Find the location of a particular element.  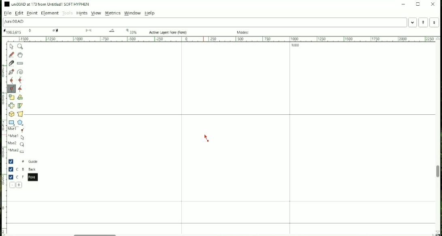

Mse1 is located at coordinates (17, 130).